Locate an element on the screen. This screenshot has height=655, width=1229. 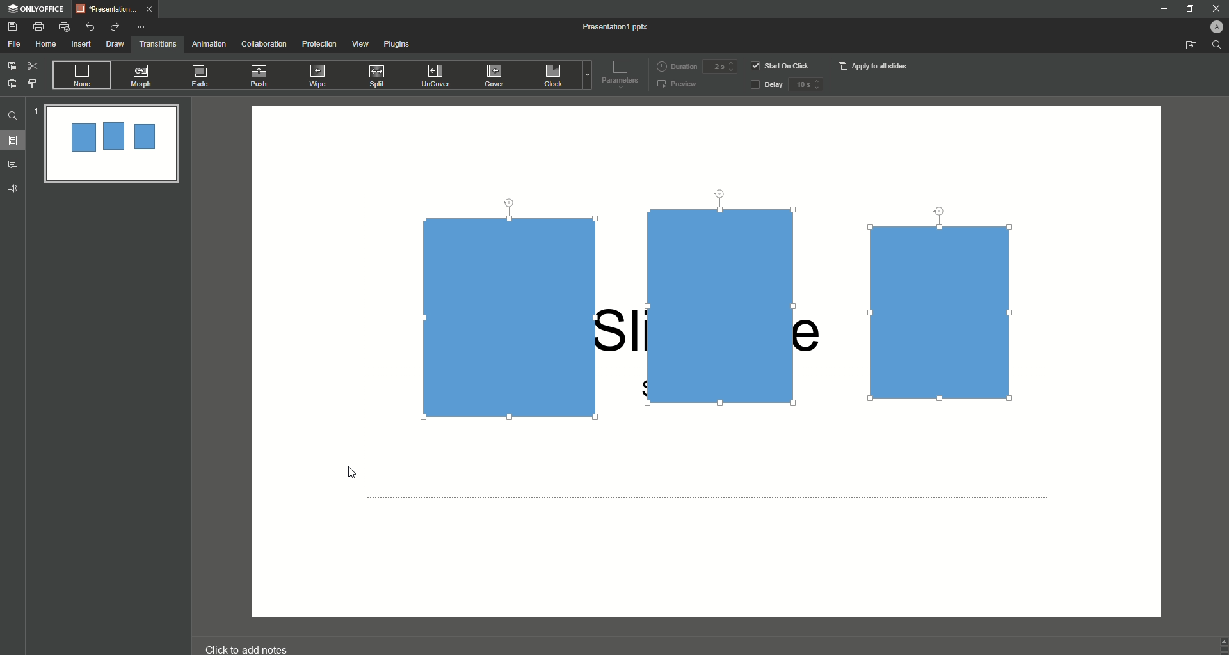
click to add notes is located at coordinates (259, 643).